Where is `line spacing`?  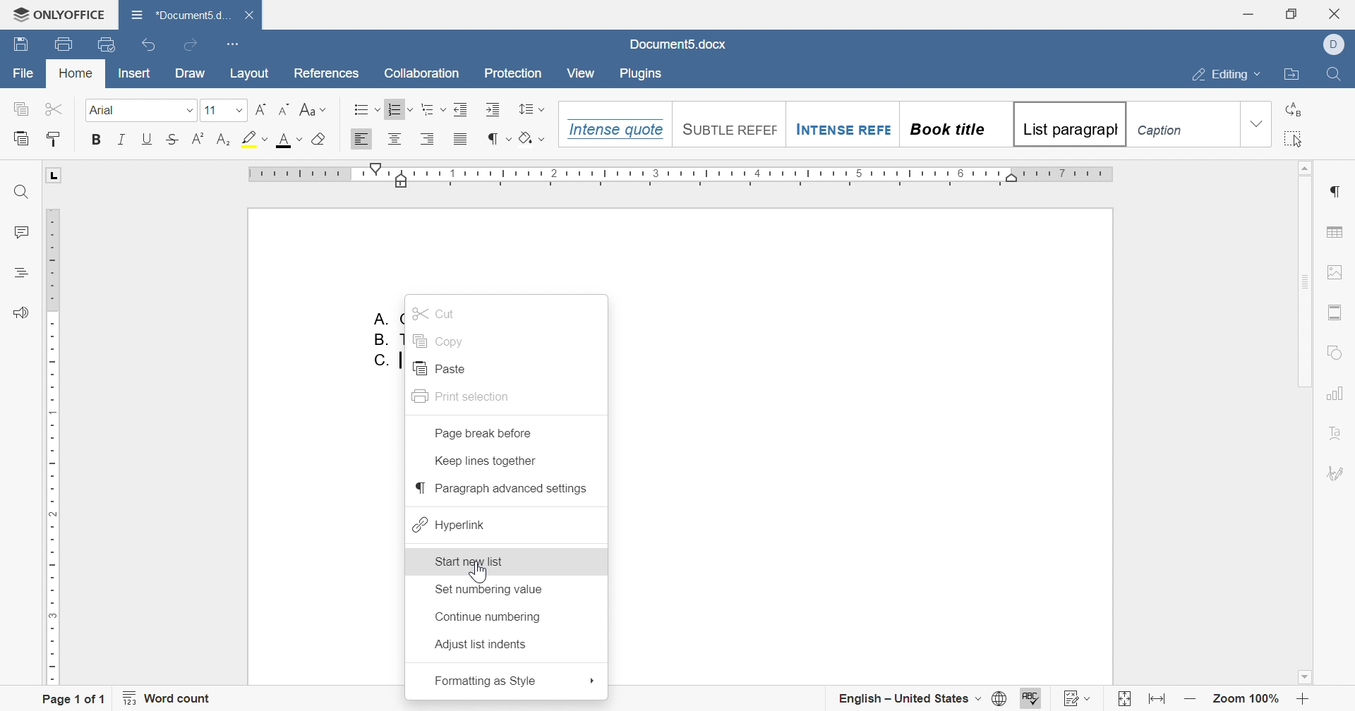 line spacing is located at coordinates (532, 108).